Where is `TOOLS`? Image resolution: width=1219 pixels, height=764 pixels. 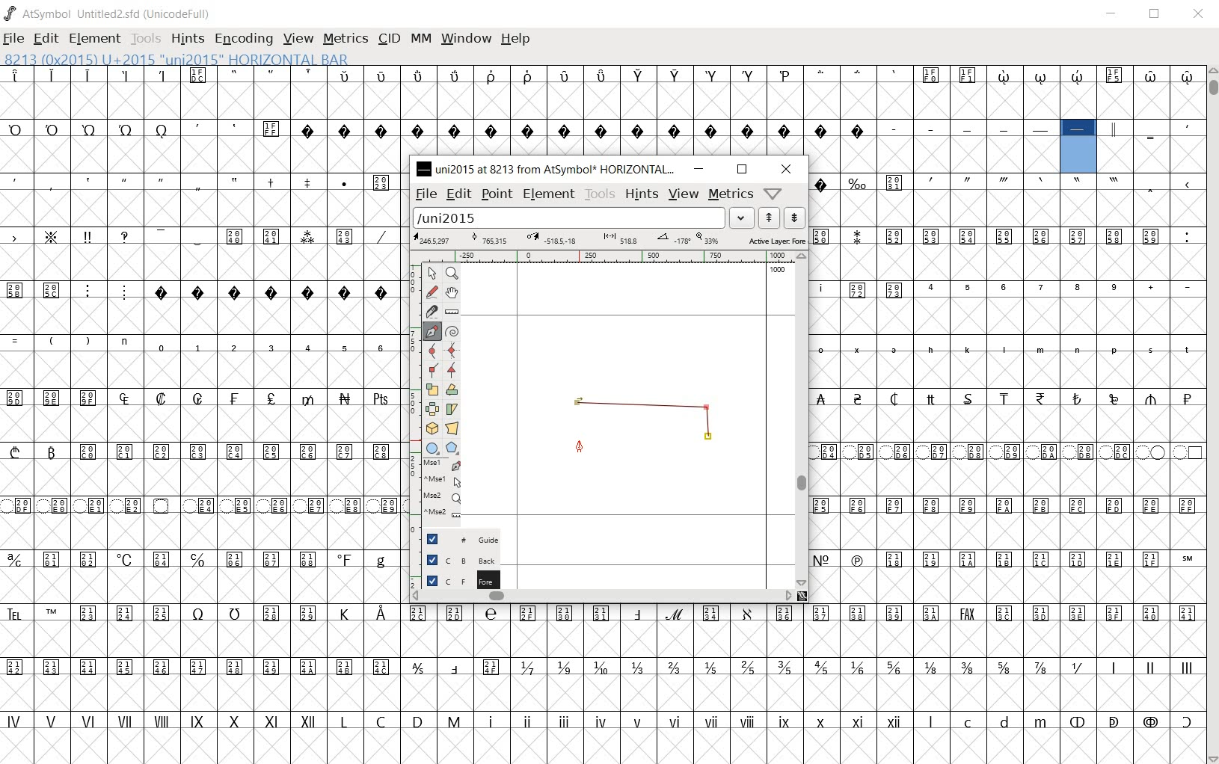
TOOLS is located at coordinates (148, 40).